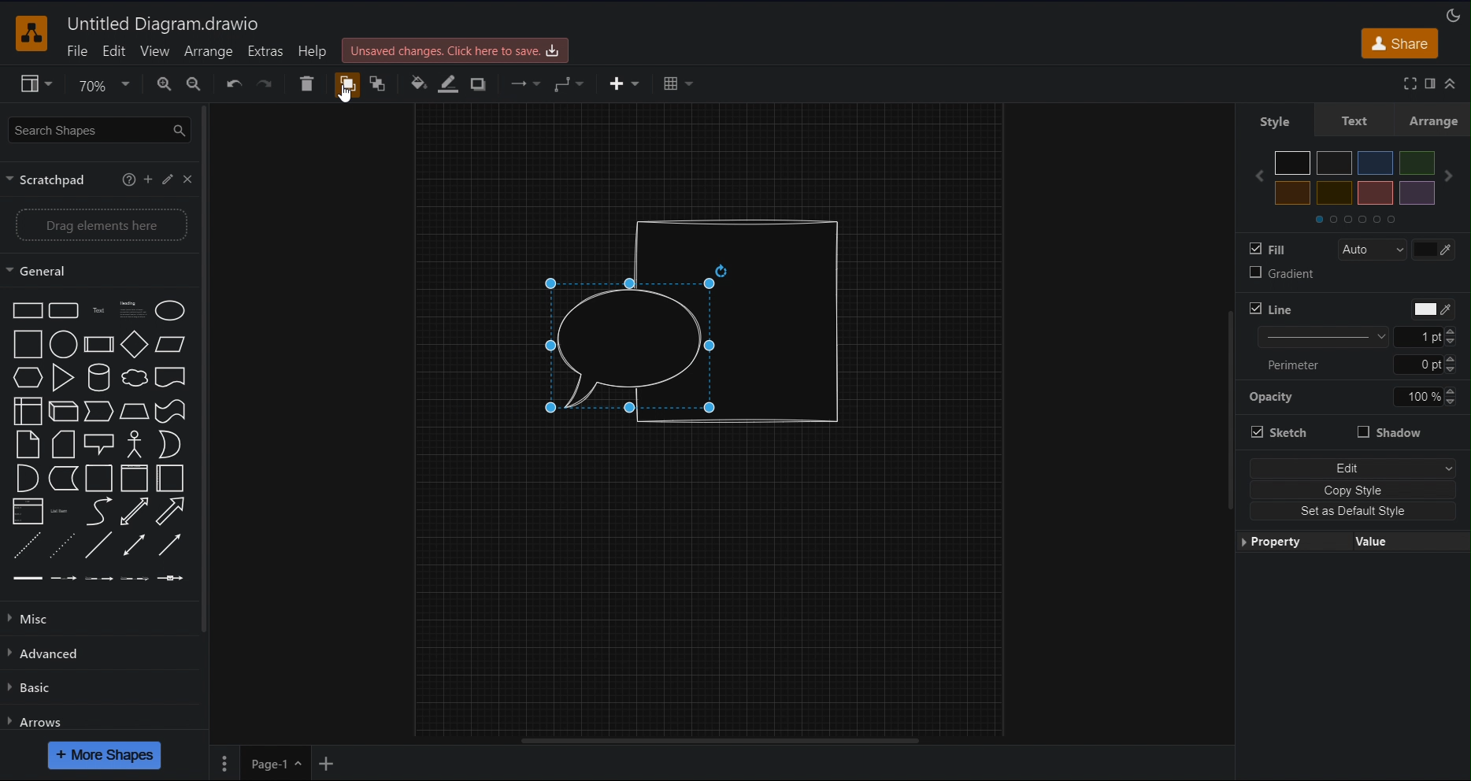 Image resolution: width=1471 pixels, height=781 pixels. Describe the element at coordinates (28, 478) in the screenshot. I see `And` at that location.